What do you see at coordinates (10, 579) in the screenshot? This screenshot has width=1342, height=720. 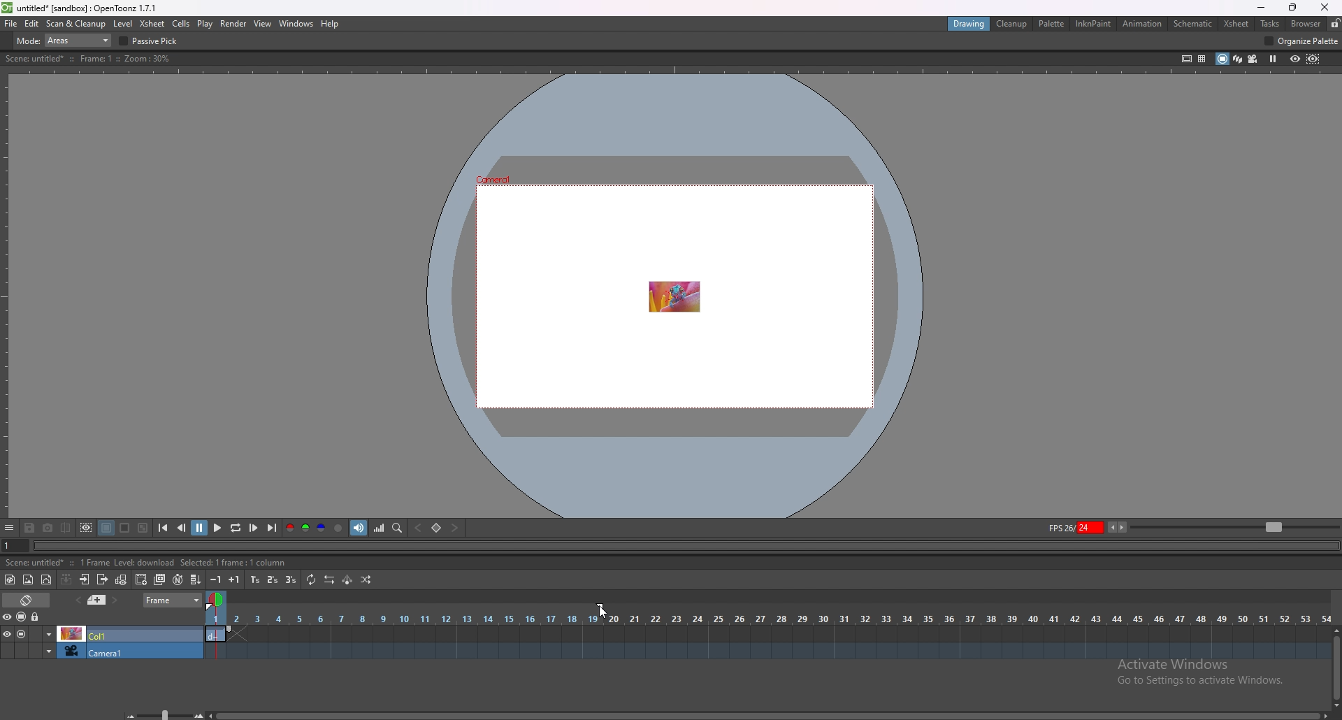 I see `new toonz raster level` at bounding box center [10, 579].